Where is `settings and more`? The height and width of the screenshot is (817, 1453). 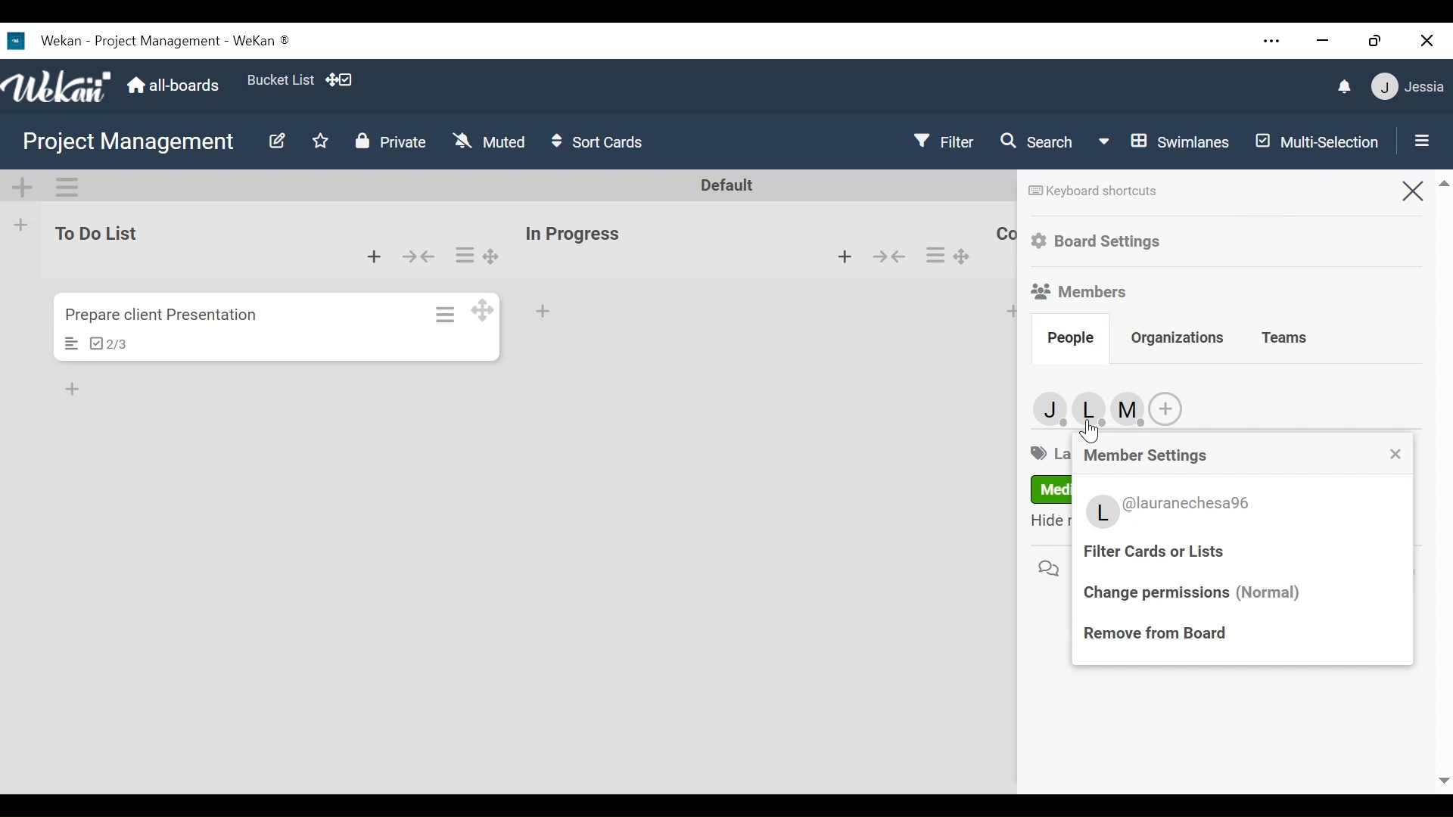
settings and more is located at coordinates (1274, 42).